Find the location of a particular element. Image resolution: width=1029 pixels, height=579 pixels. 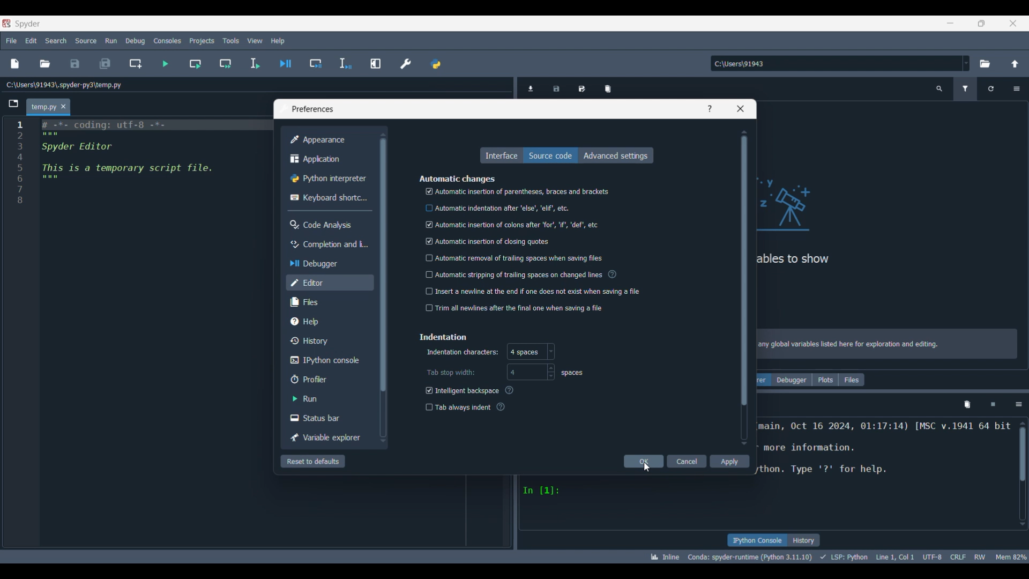

Reset to defaults is located at coordinates (313, 461).